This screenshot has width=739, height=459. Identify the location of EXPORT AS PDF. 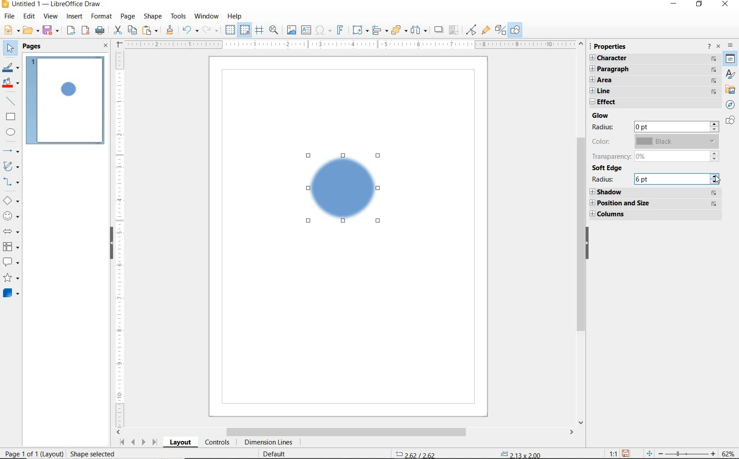
(85, 30).